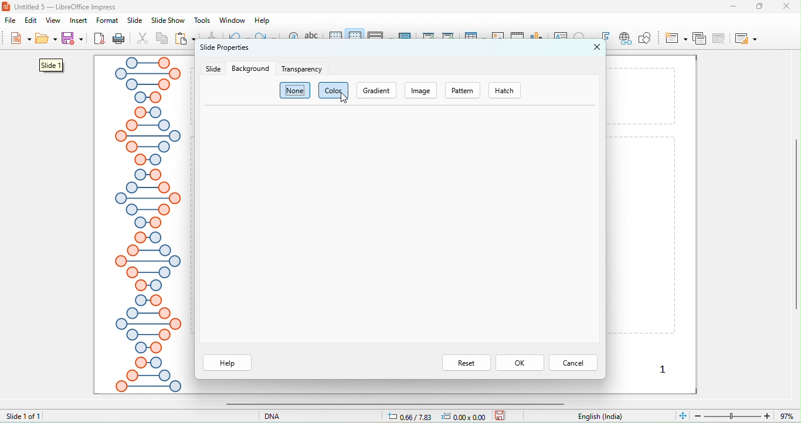 The width and height of the screenshot is (801, 423). I want to click on remove slide, so click(721, 38).